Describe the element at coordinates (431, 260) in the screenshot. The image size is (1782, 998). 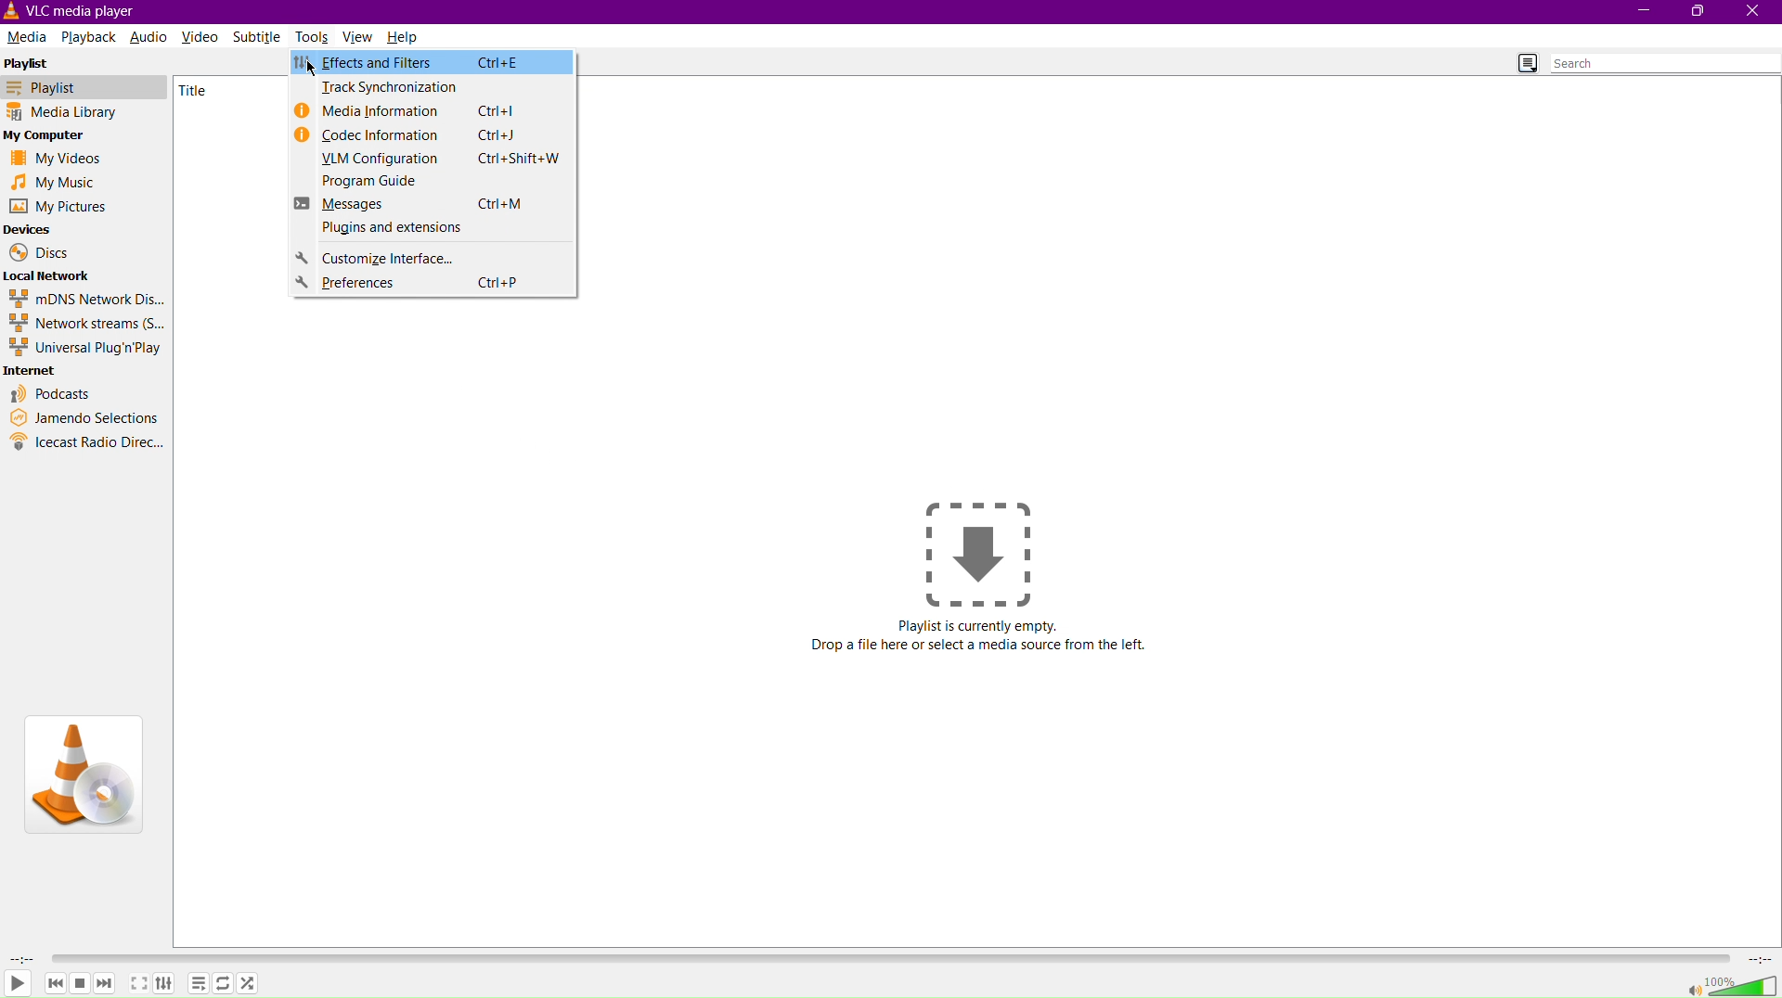
I see `Customize Interface` at that location.